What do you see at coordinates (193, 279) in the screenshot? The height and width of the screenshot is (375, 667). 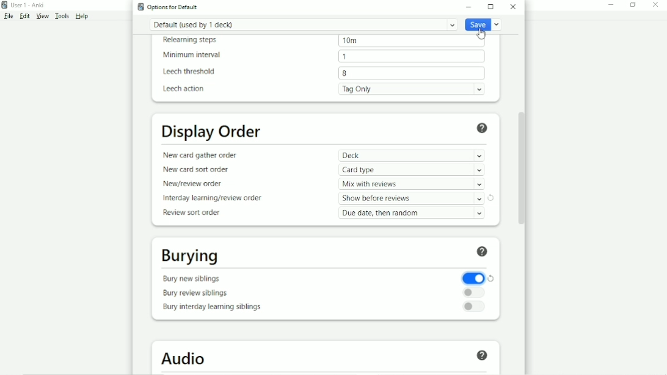 I see `Bury new siblings` at bounding box center [193, 279].